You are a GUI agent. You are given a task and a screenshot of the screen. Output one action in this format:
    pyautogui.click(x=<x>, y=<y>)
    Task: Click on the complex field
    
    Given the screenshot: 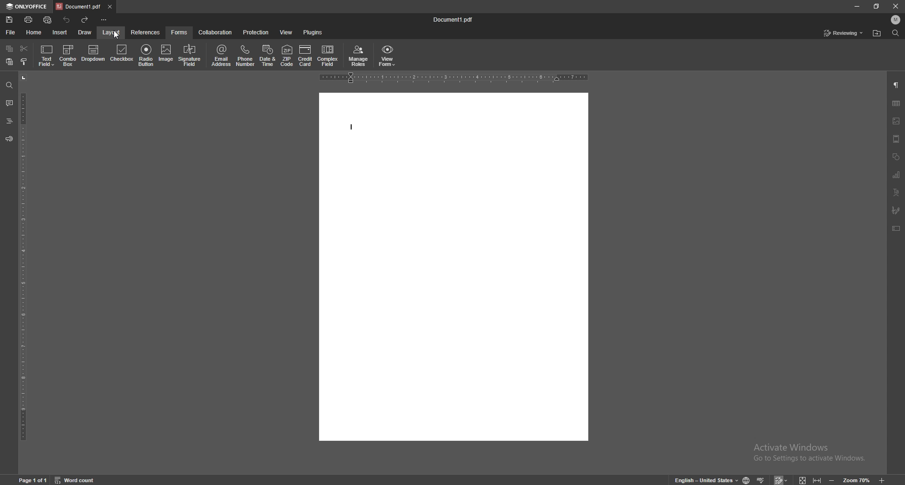 What is the action you would take?
    pyautogui.click(x=329, y=55)
    